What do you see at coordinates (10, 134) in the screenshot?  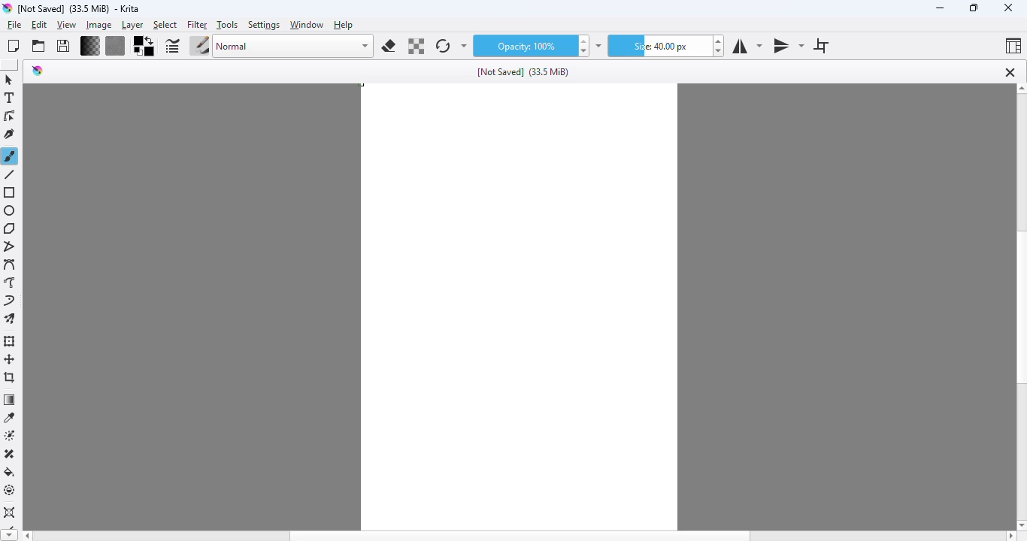 I see `calligraphy` at bounding box center [10, 134].